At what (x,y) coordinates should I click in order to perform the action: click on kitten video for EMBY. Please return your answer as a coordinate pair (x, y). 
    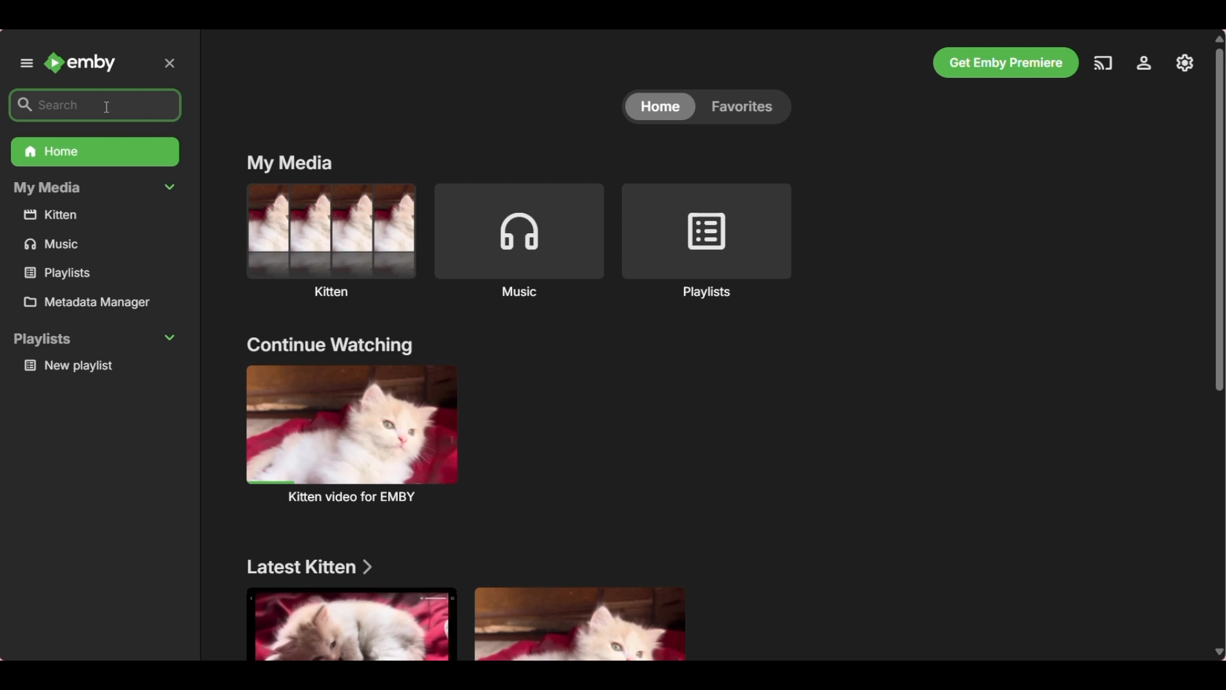
    Looking at the image, I should click on (352, 433).